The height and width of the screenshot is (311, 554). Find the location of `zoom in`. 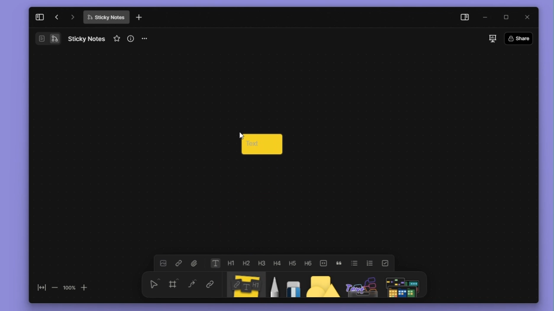

zoom in is located at coordinates (87, 287).